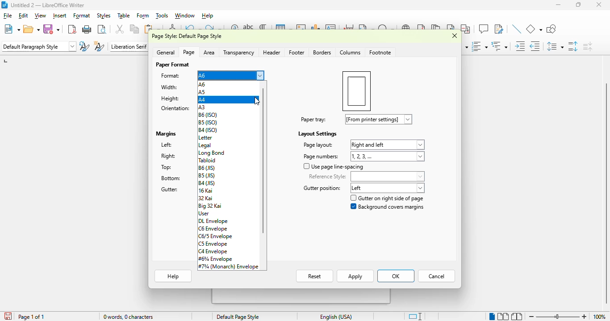 The height and width of the screenshot is (321, 610). I want to click on cursor, so click(257, 101).